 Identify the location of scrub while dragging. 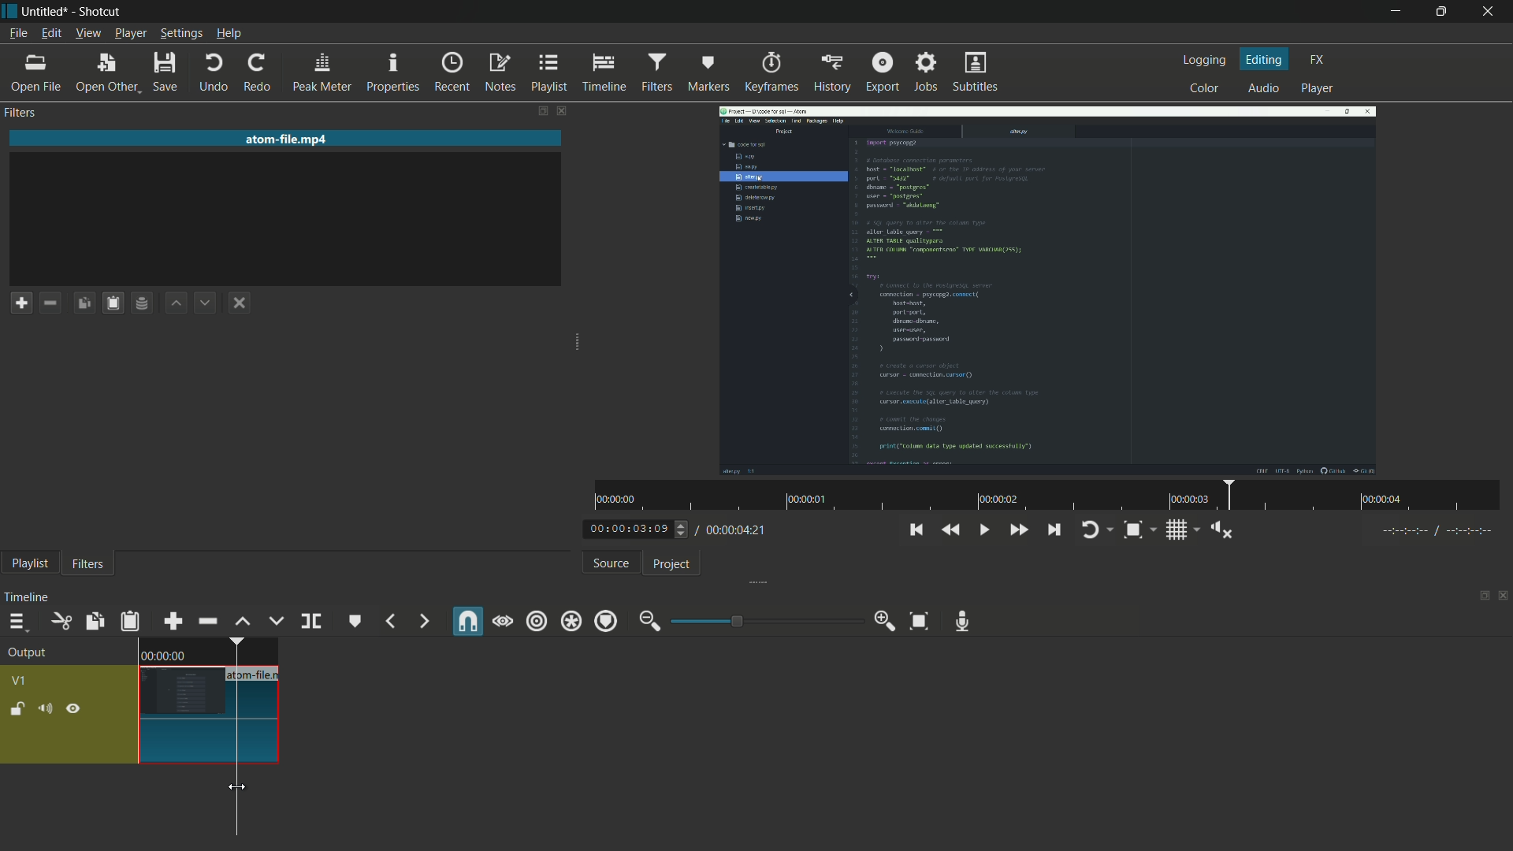
(502, 622).